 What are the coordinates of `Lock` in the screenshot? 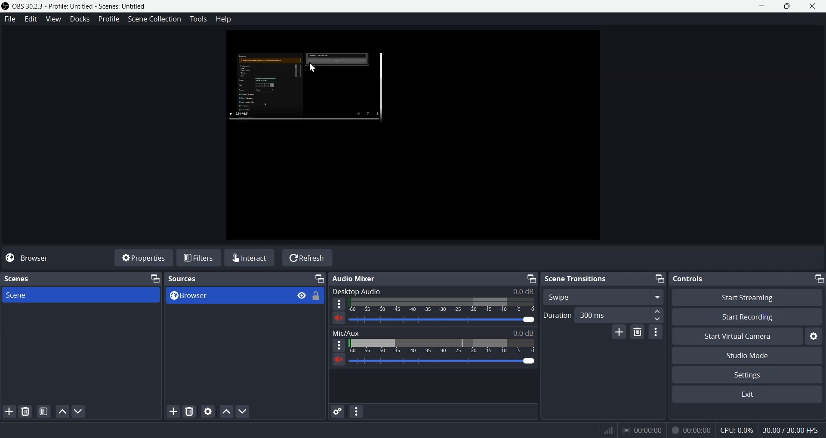 It's located at (316, 296).